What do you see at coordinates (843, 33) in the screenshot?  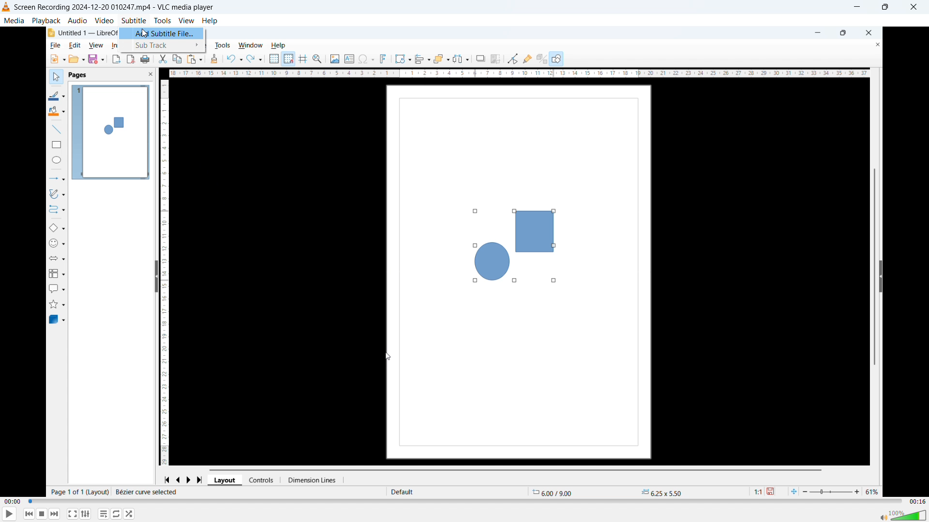 I see `maximize` at bounding box center [843, 33].